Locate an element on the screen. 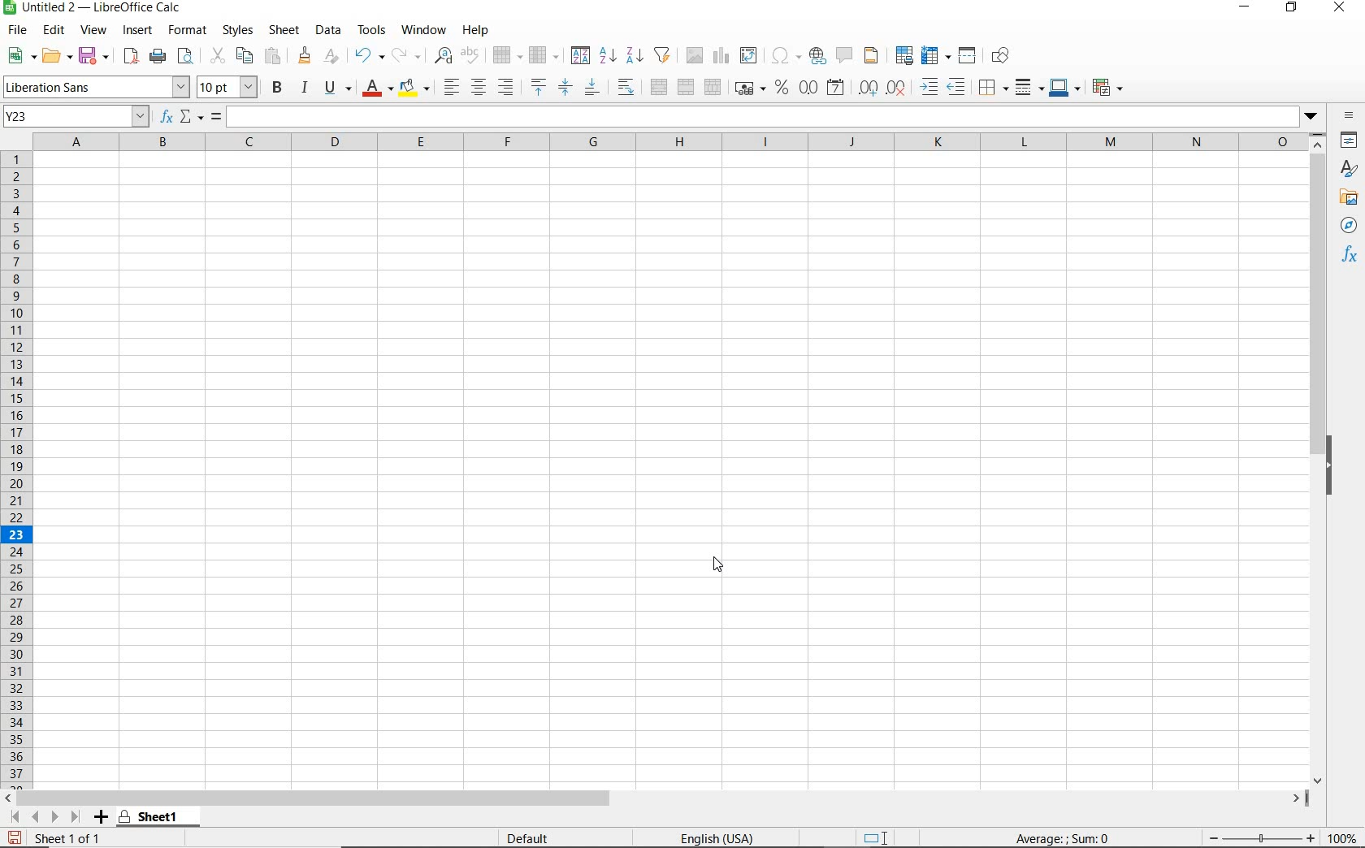 The height and width of the screenshot is (848, 1365).  is located at coordinates (470, 56).